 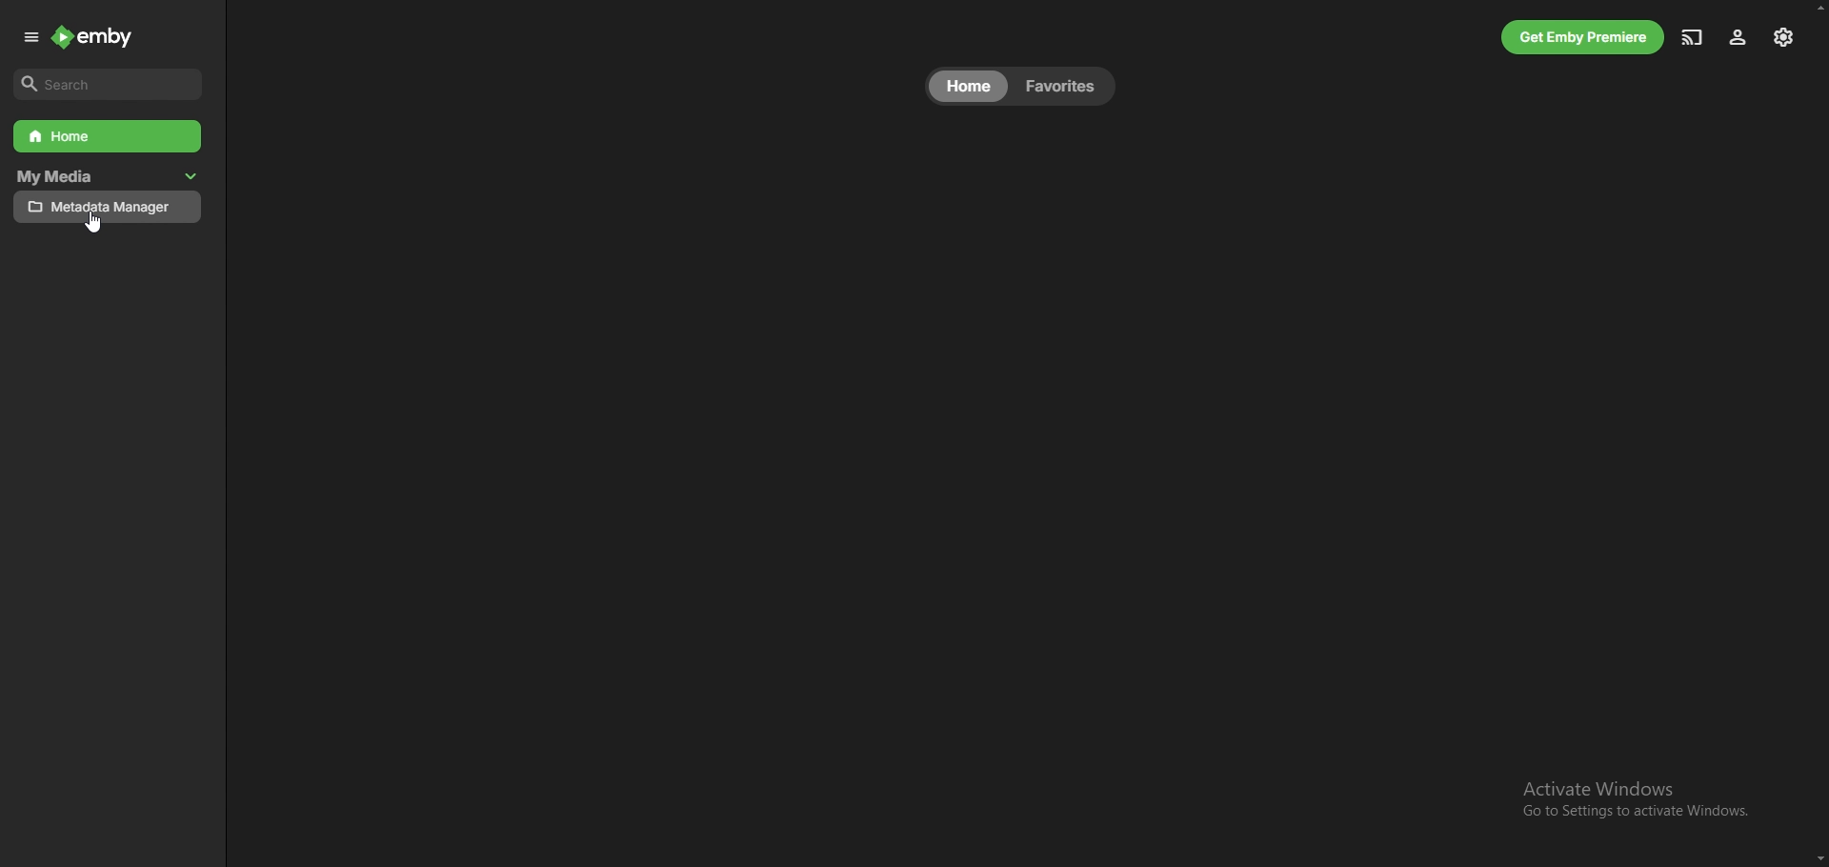 What do you see at coordinates (191, 177) in the screenshot?
I see `collapse` at bounding box center [191, 177].